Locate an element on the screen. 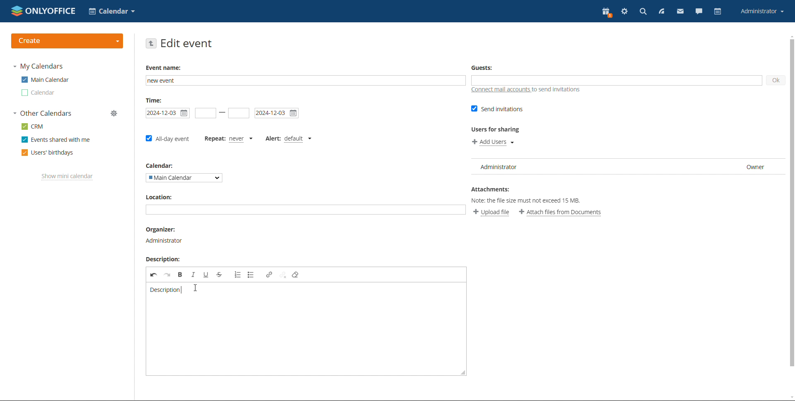  scroll up is located at coordinates (790, 37).